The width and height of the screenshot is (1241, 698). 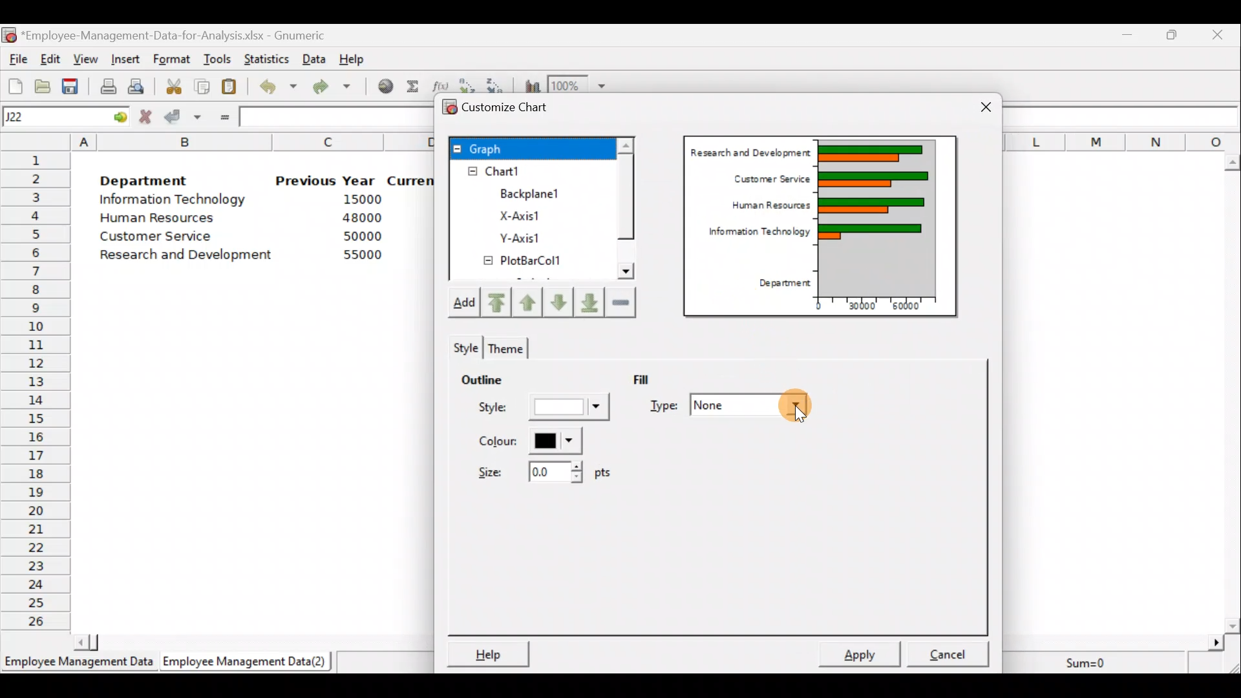 I want to click on Cut the selection, so click(x=175, y=89).